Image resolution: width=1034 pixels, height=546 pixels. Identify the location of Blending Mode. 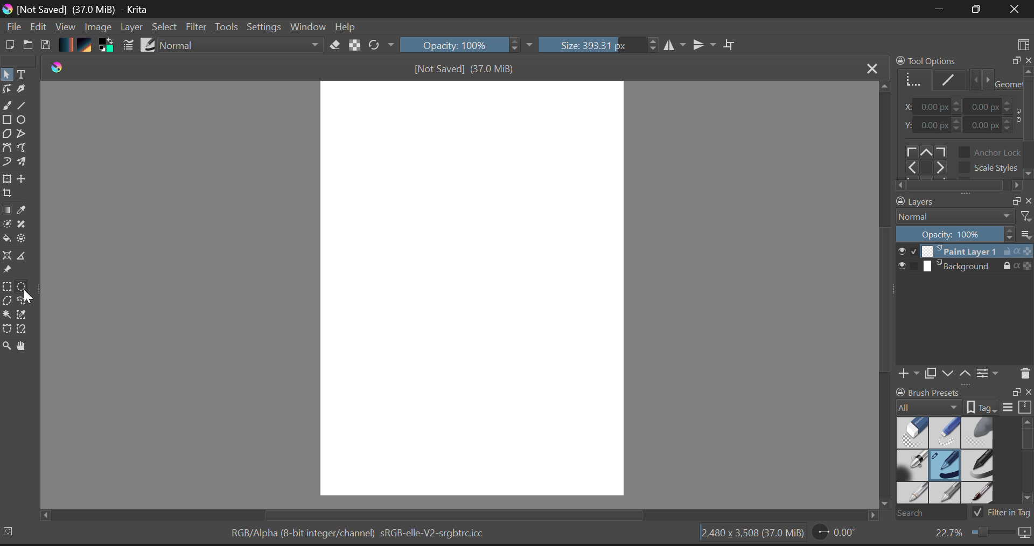
(240, 46).